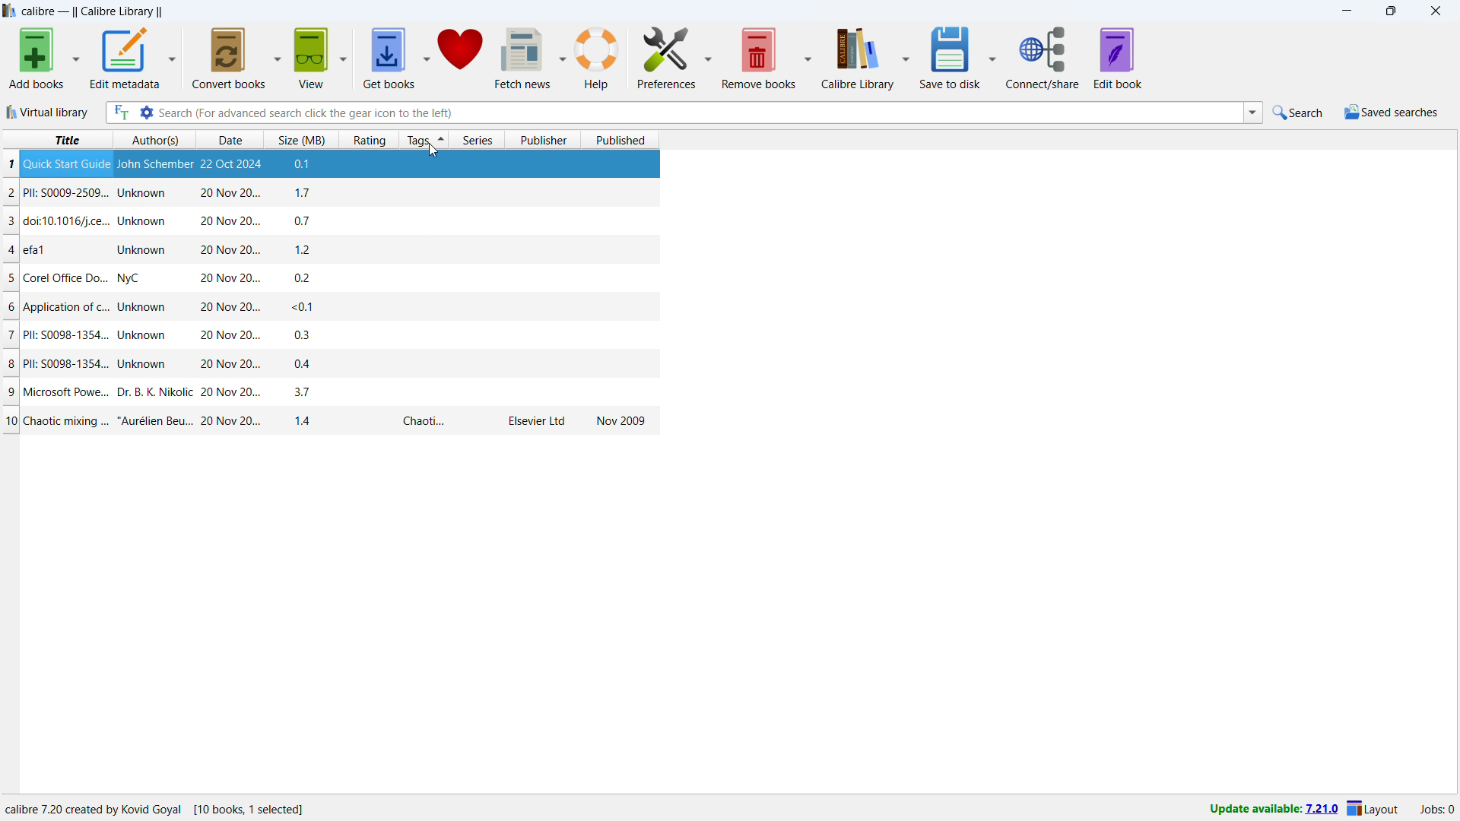 Image resolution: width=1460 pixels, height=821 pixels. What do you see at coordinates (1391, 112) in the screenshot?
I see `saved searches menu` at bounding box center [1391, 112].